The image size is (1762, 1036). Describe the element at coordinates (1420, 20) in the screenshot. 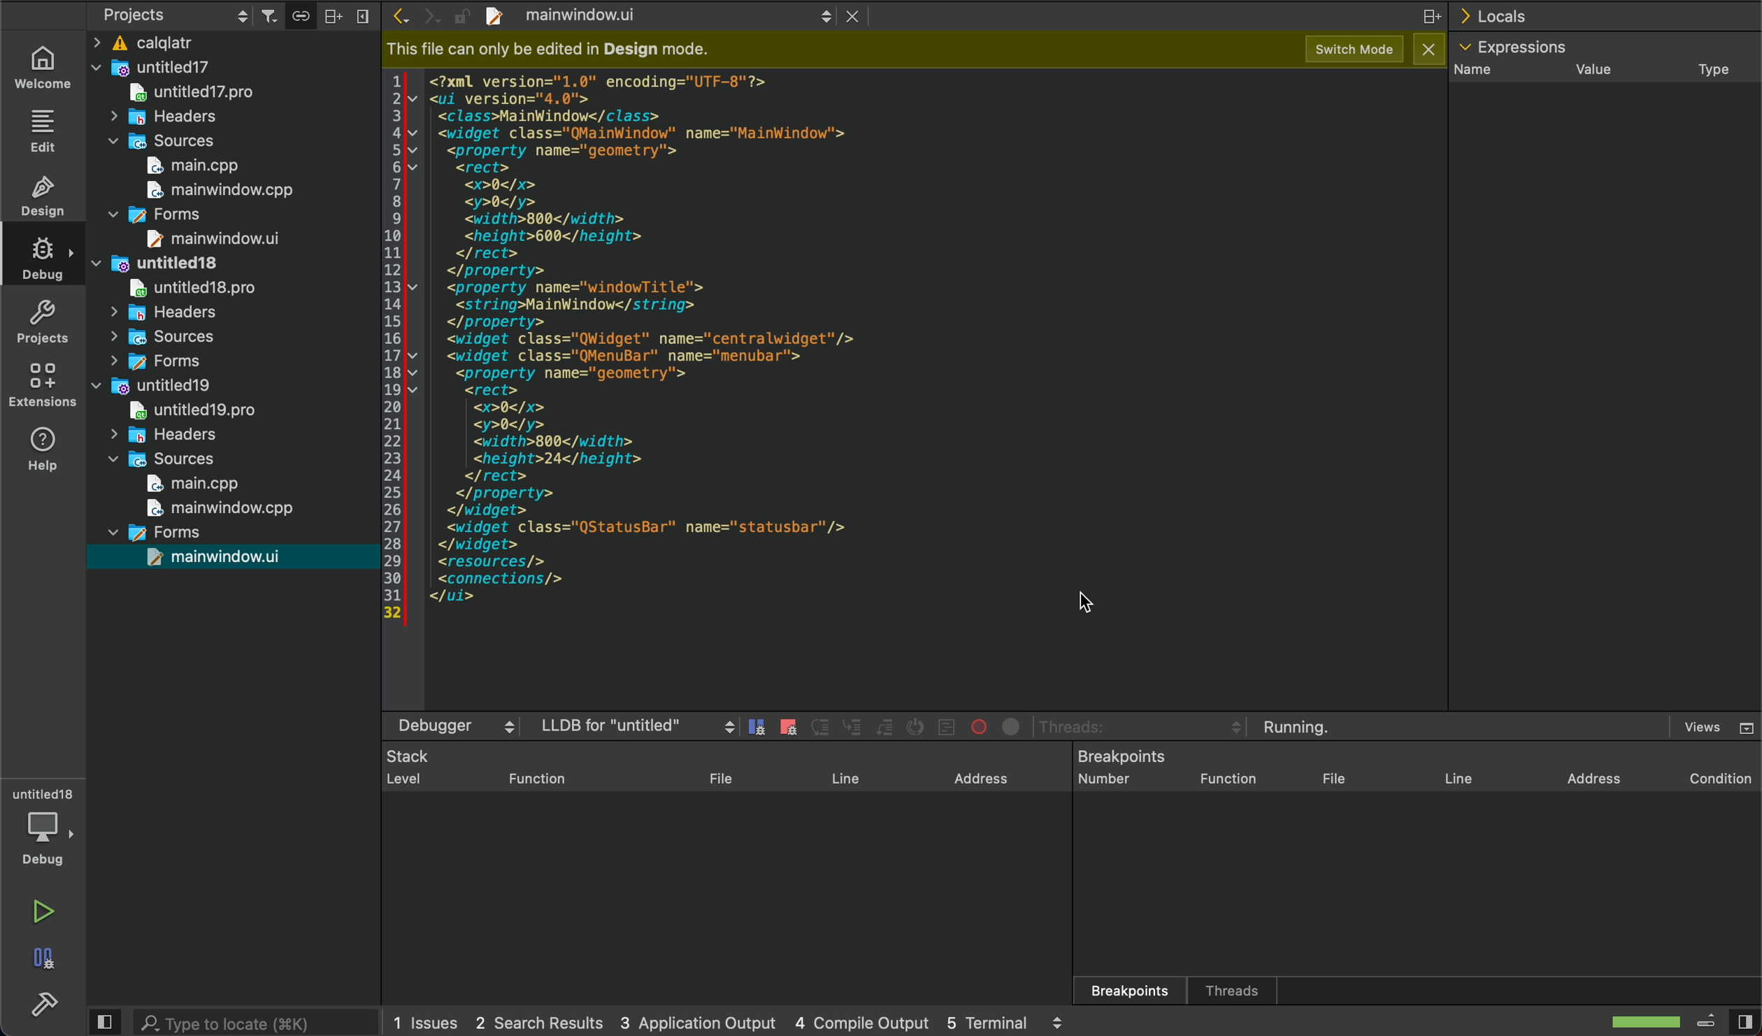

I see `solit` at that location.